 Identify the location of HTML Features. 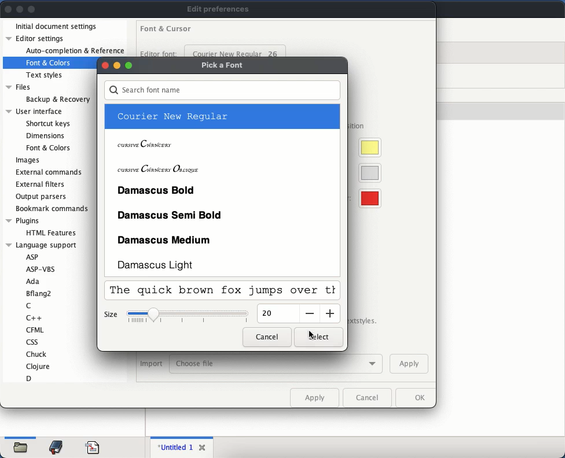
(52, 232).